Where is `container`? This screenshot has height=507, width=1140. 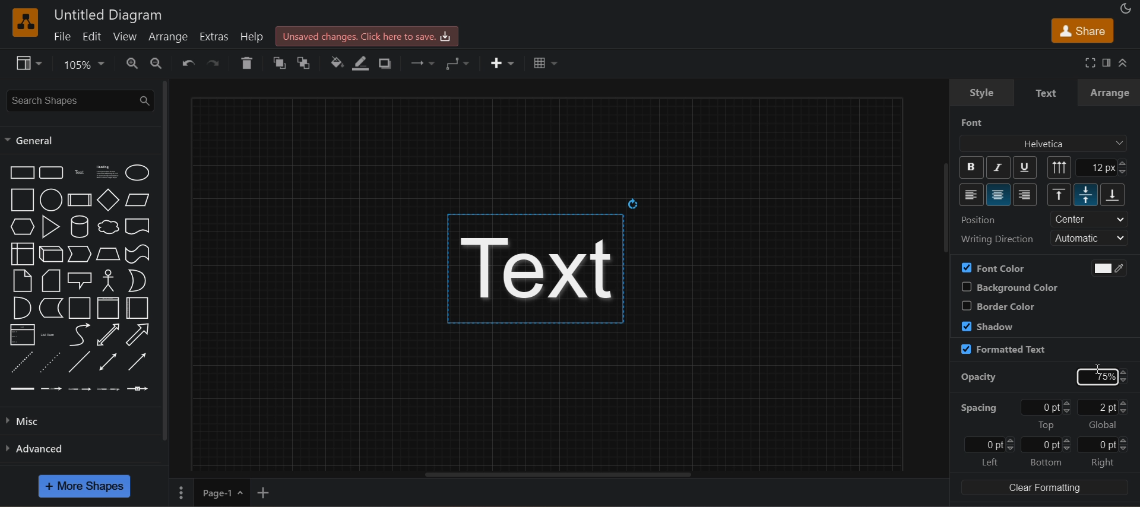
container is located at coordinates (80, 308).